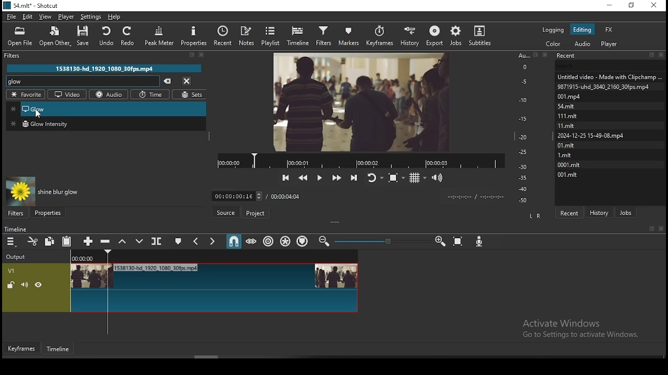 The image size is (668, 375). Describe the element at coordinates (186, 81) in the screenshot. I see `close menu` at that location.